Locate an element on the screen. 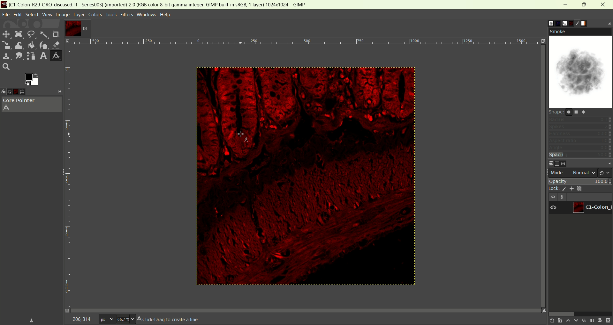  radius is located at coordinates (580, 120).